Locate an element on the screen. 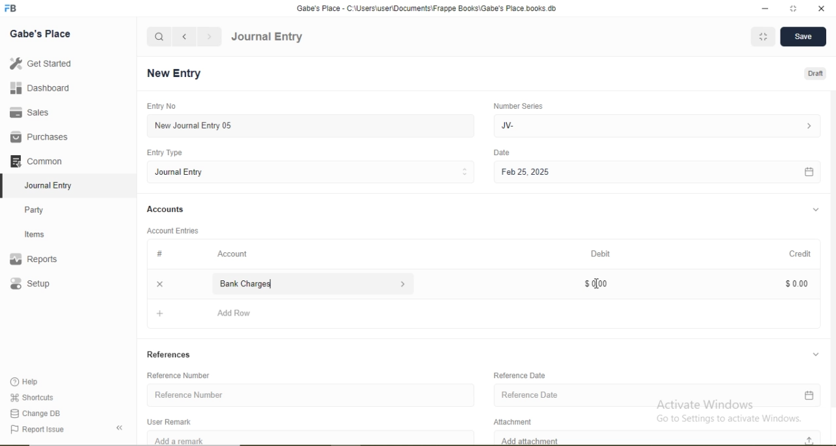 The image size is (836, 446). Save is located at coordinates (802, 37).